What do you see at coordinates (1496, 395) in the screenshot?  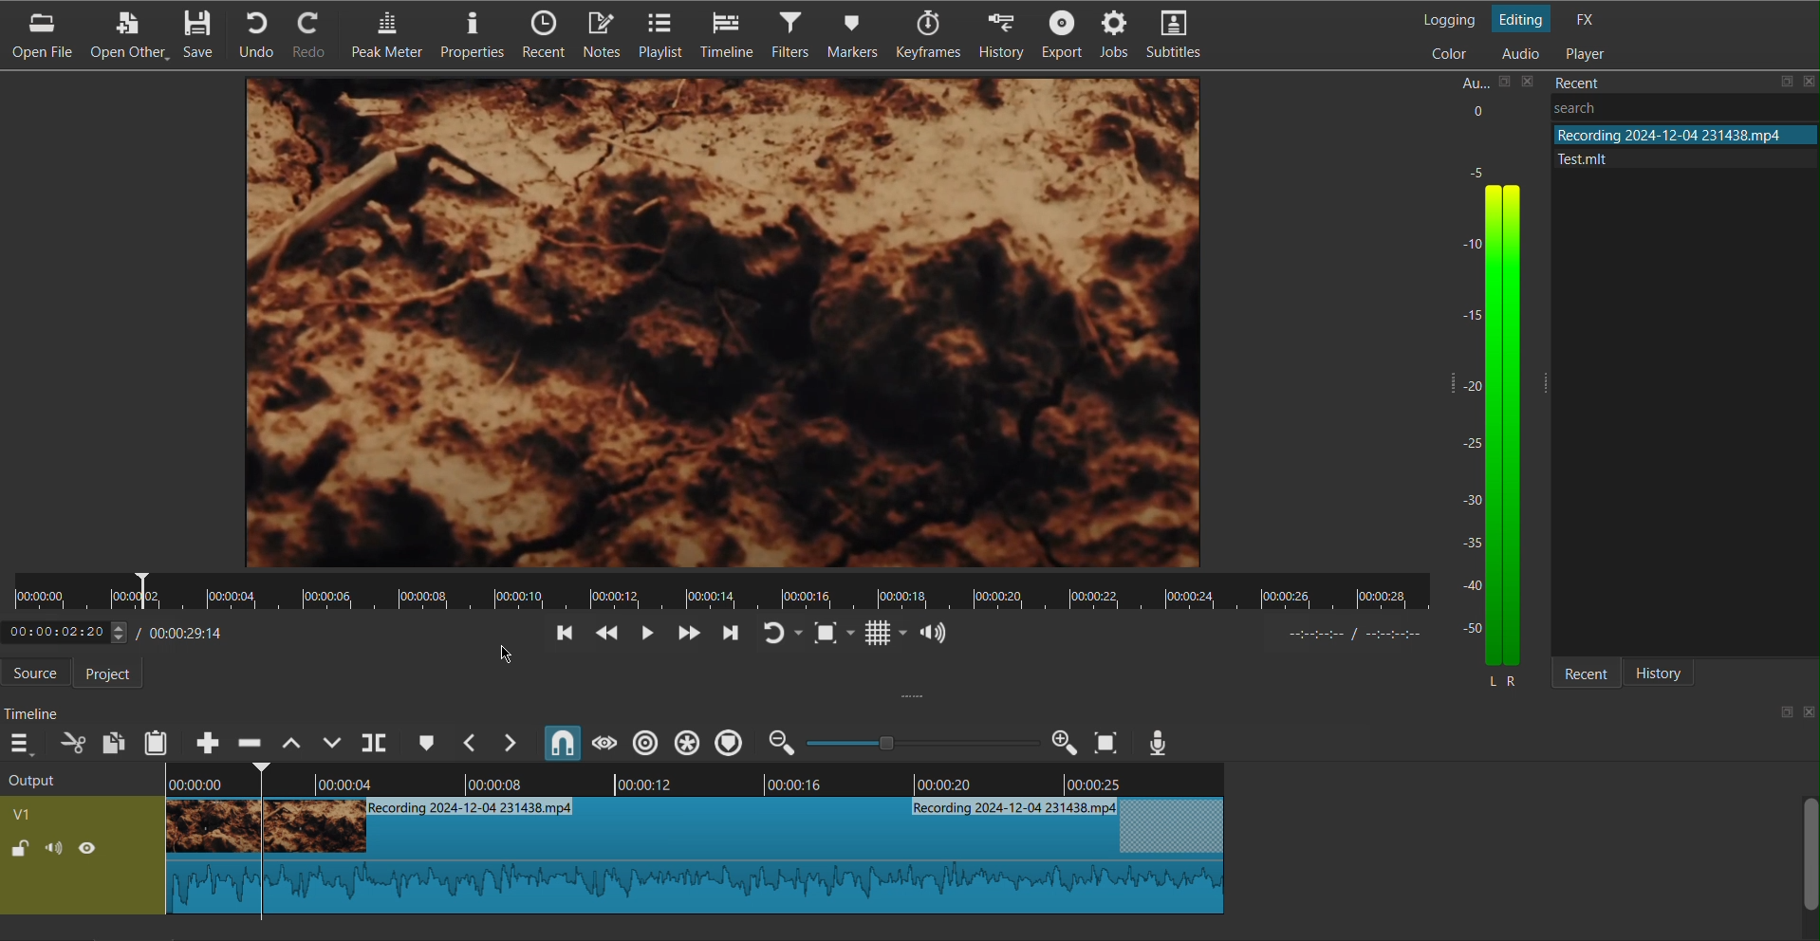 I see `Audio Levels` at bounding box center [1496, 395].